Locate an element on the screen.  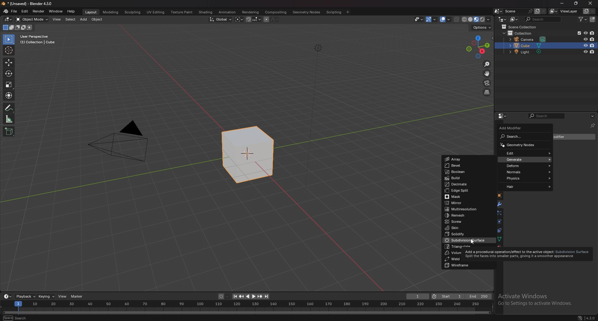
object mode is located at coordinates (32, 19).